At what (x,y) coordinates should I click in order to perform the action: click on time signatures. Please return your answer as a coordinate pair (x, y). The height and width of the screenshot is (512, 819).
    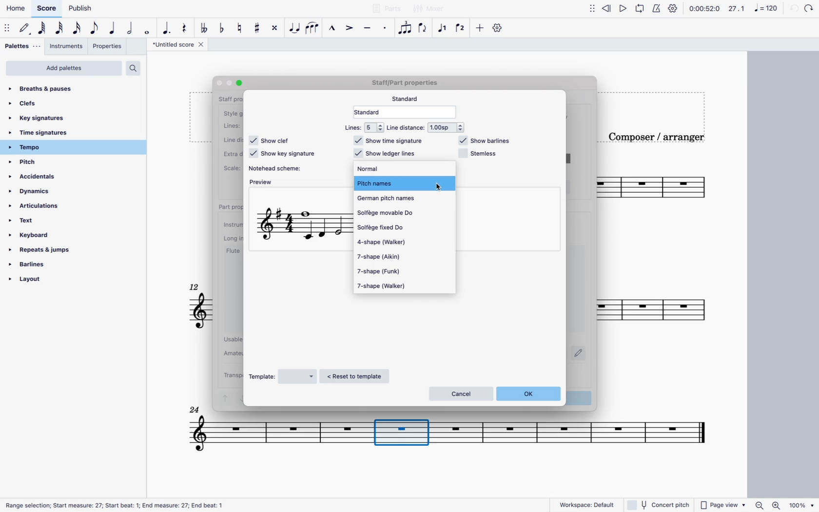
    Looking at the image, I should click on (45, 134).